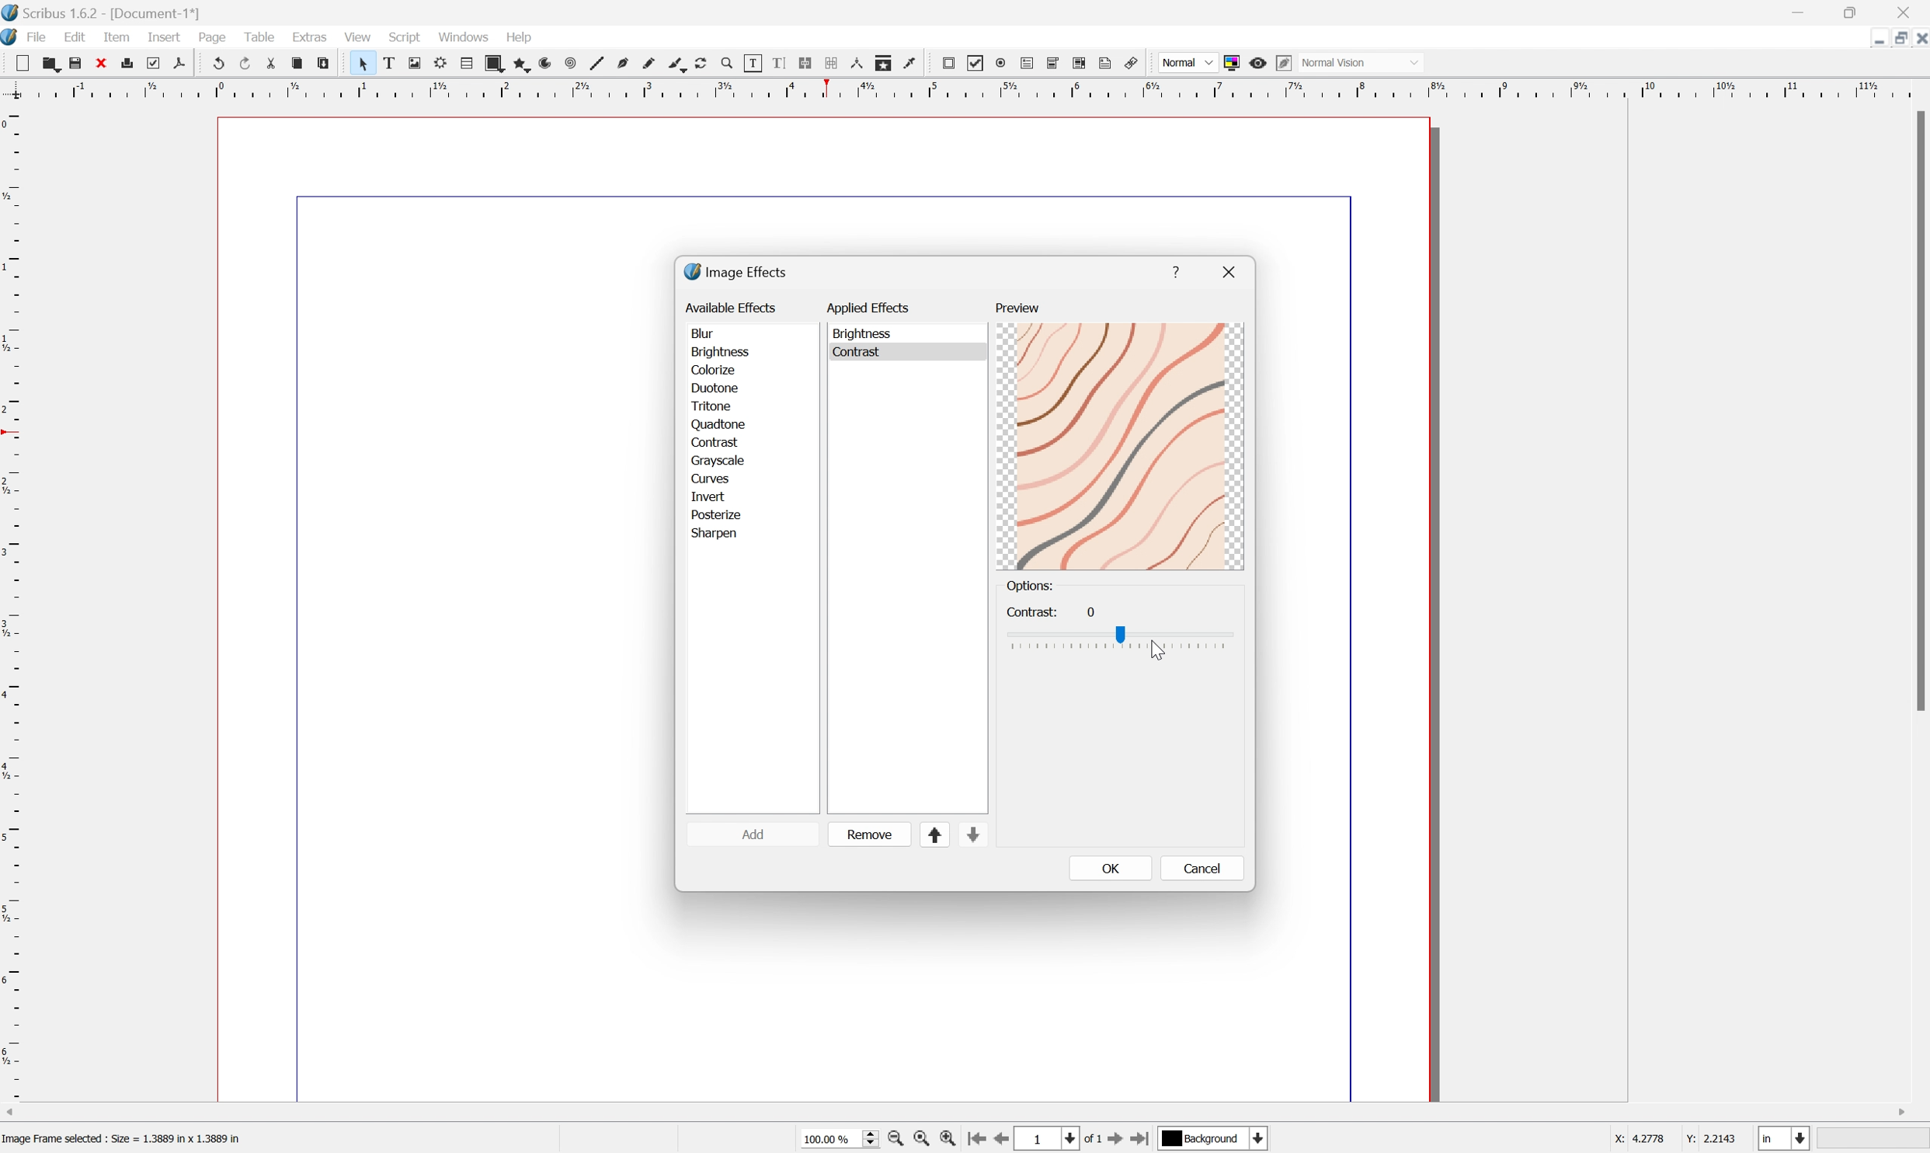  I want to click on Zoom Out, so click(895, 1141).